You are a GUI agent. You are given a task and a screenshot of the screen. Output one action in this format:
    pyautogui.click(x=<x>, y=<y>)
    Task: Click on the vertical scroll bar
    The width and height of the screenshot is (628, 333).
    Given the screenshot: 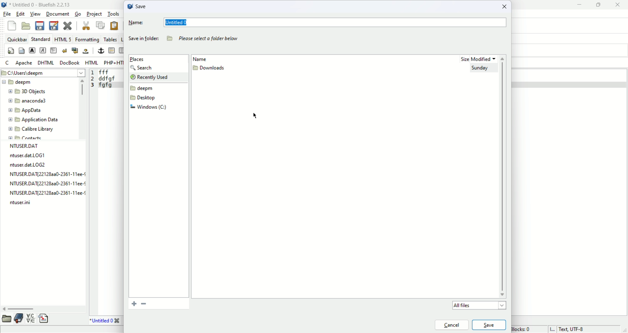 What is the action you would take?
    pyautogui.click(x=81, y=108)
    